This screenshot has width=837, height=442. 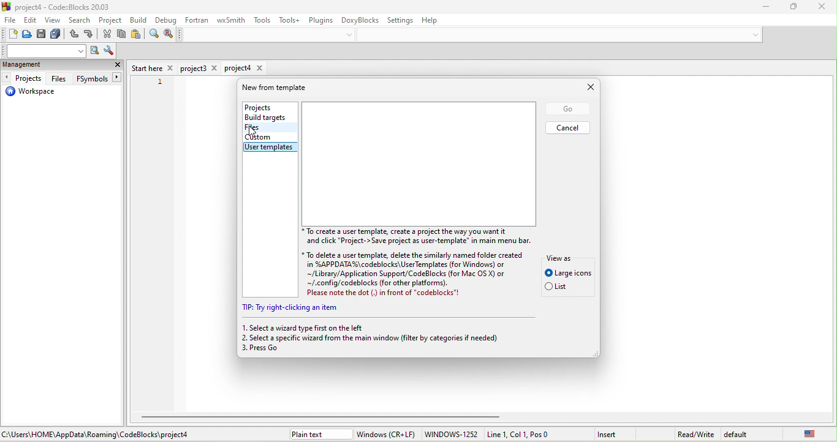 I want to click on save, so click(x=43, y=36).